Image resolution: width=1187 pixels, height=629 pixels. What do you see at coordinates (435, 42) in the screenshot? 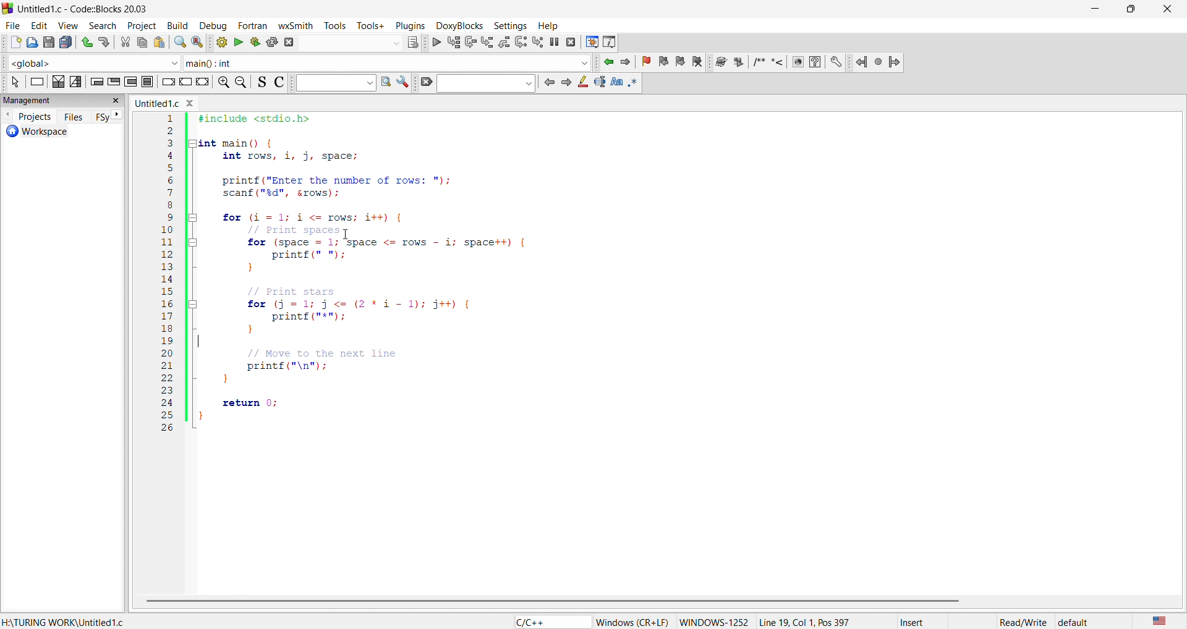
I see `debug/continue` at bounding box center [435, 42].